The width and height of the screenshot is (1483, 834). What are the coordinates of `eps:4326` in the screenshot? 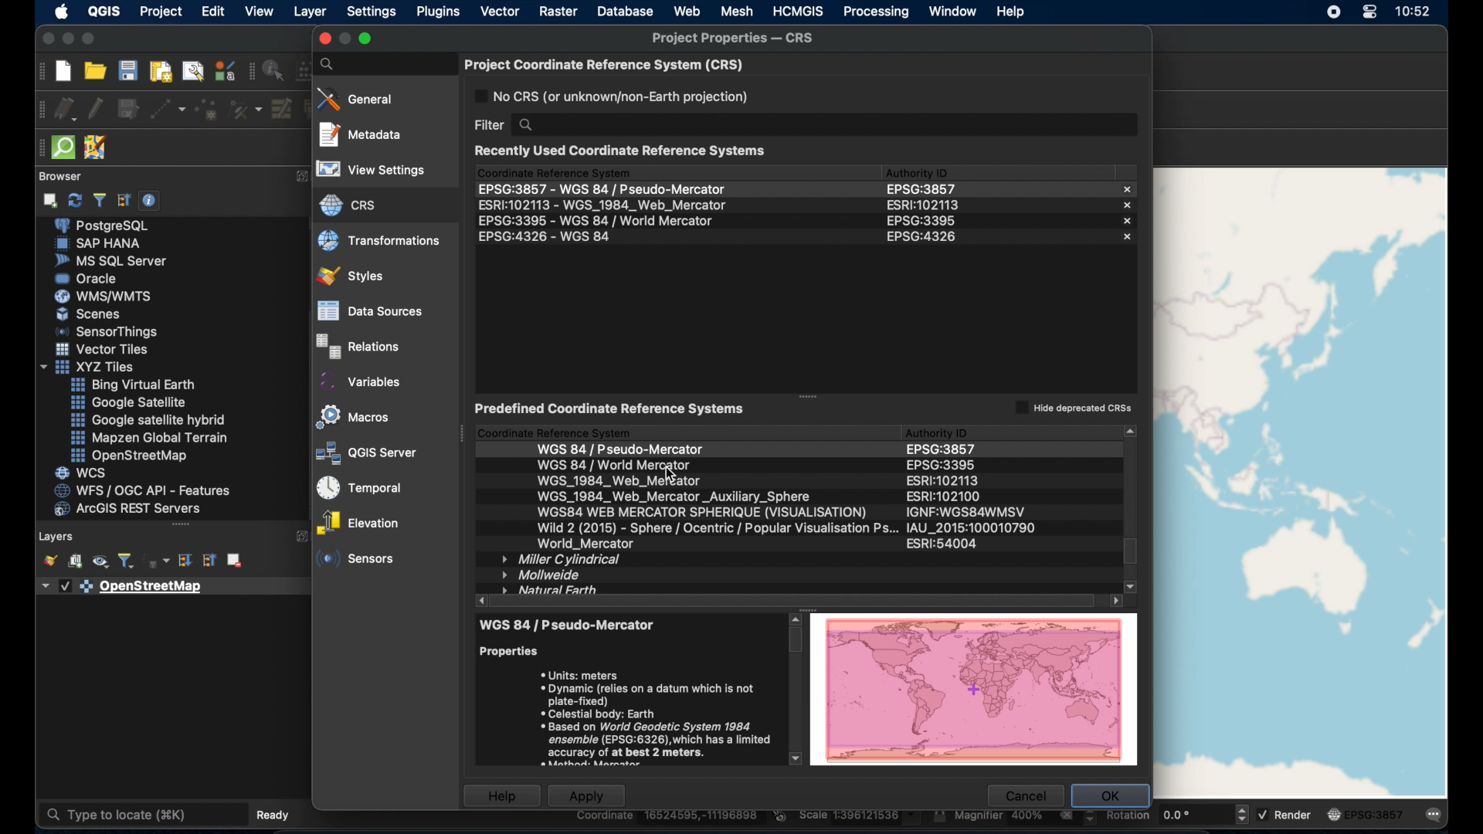 It's located at (925, 237).